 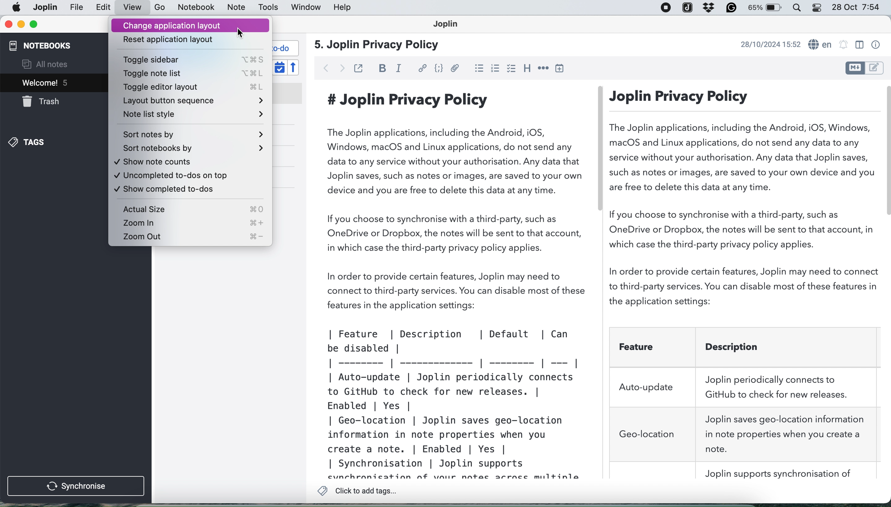 I want to click on Change application layout , so click(x=191, y=25).